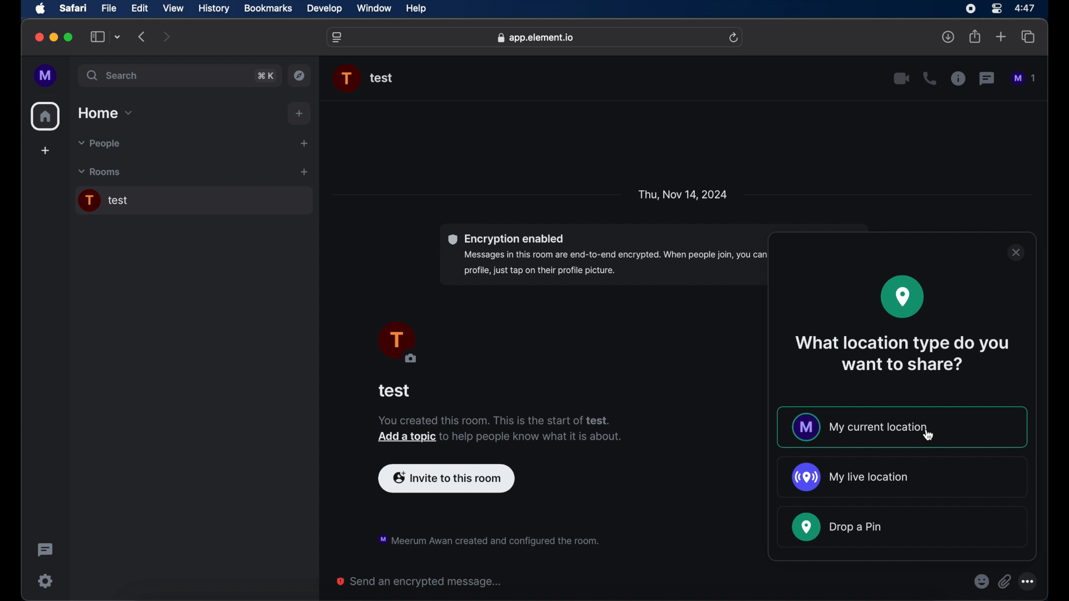 The height and width of the screenshot is (601, 1069). I want to click on add  room, so click(304, 172).